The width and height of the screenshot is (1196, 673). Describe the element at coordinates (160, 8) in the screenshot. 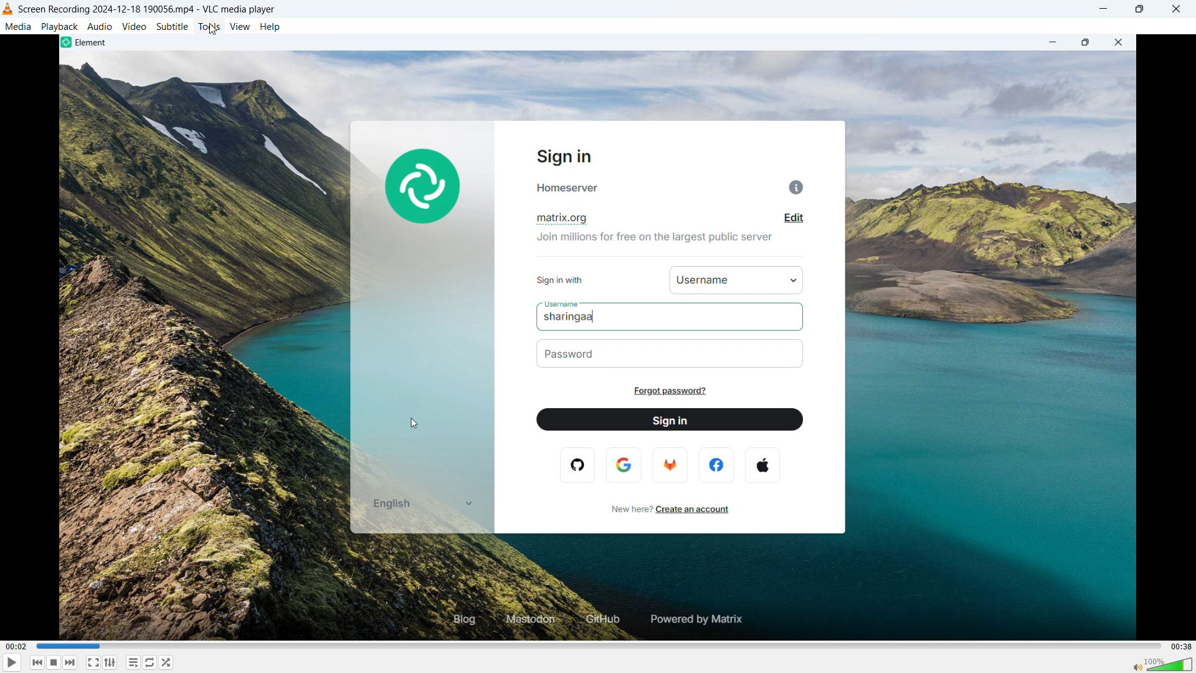

I see `screen recording 2024-12-188 190056 mp4 -vlc media player` at that location.